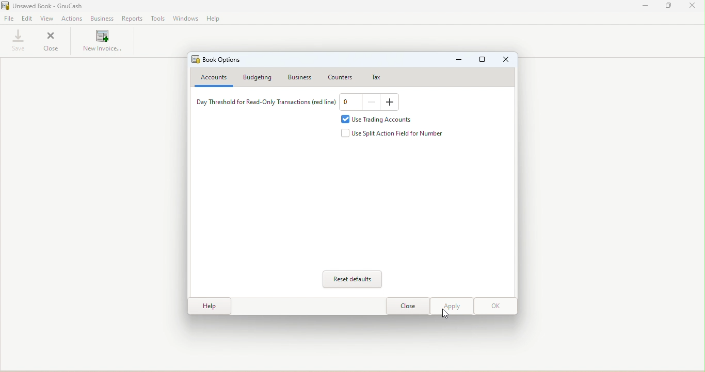 This screenshot has width=705, height=372. Describe the element at coordinates (157, 19) in the screenshot. I see `Tools` at that location.